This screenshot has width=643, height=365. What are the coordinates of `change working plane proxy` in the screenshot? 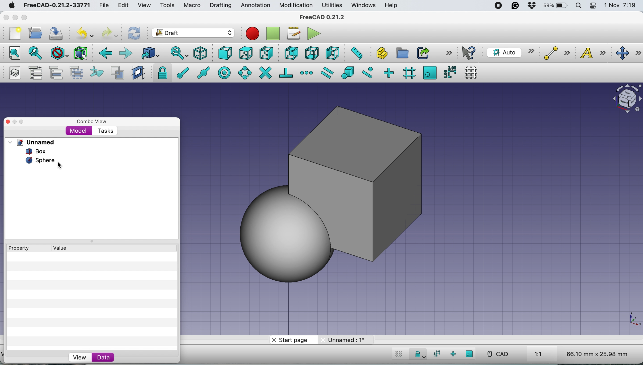 It's located at (137, 73).